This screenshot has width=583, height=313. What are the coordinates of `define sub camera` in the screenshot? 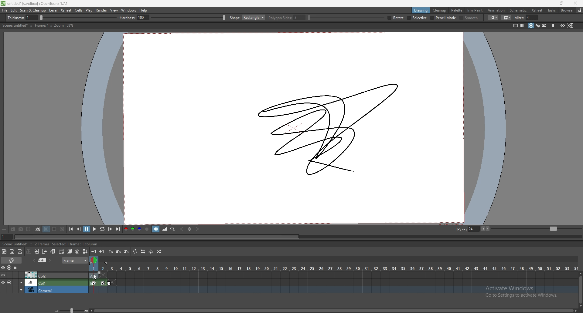 It's located at (37, 229).